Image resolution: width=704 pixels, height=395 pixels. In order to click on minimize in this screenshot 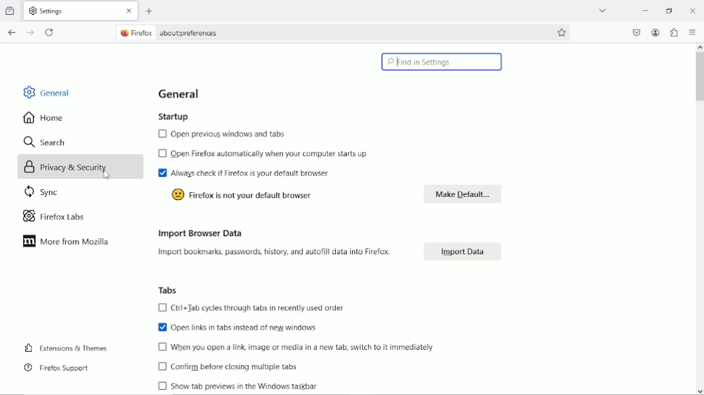, I will do `click(646, 10)`.